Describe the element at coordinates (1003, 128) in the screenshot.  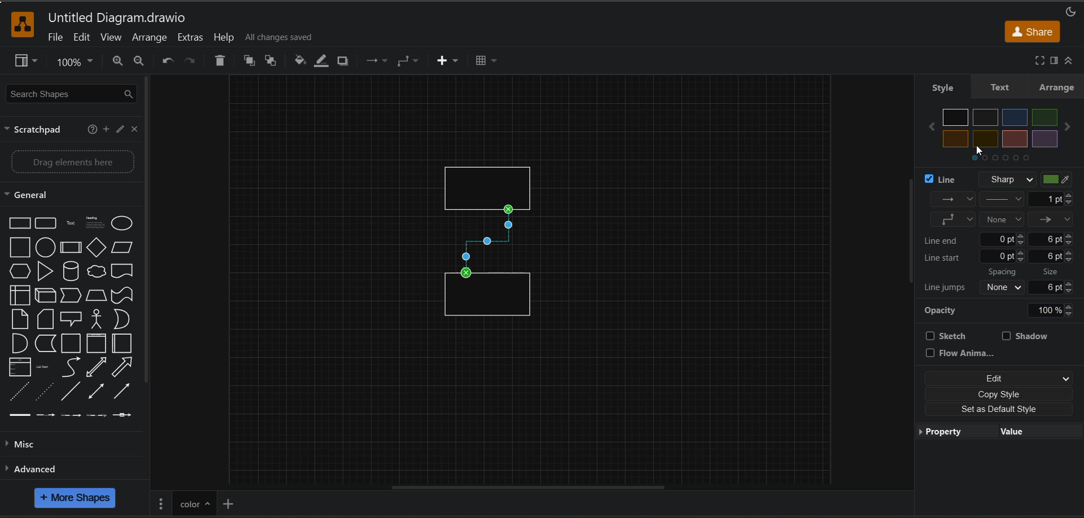
I see `colors` at that location.